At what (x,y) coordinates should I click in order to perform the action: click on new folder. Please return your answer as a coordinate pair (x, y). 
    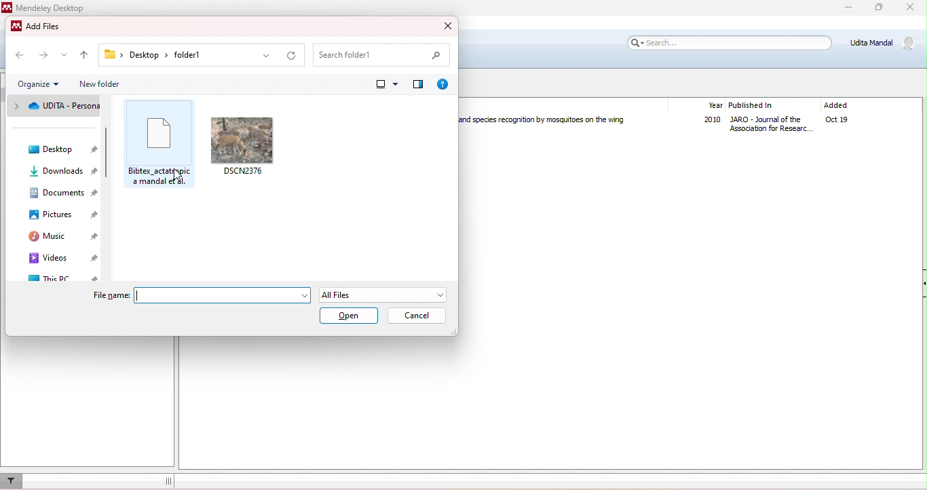
    Looking at the image, I should click on (101, 84).